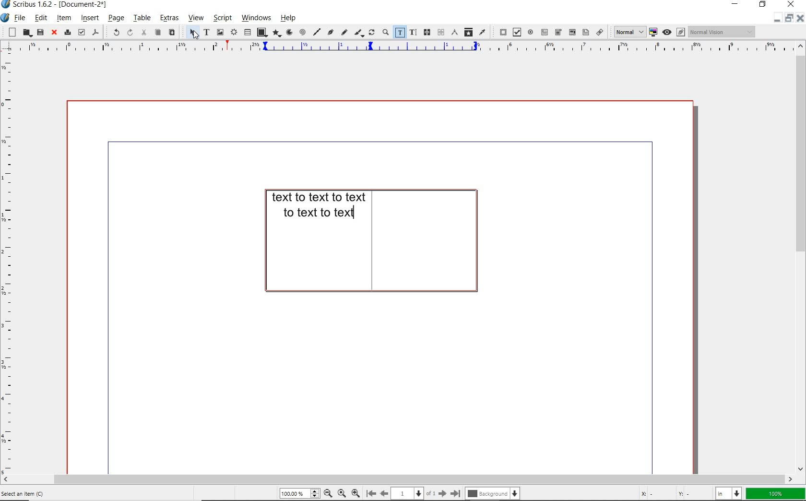 Image resolution: width=806 pixels, height=501 pixels. What do you see at coordinates (789, 18) in the screenshot?
I see `minimize/restore/close document` at bounding box center [789, 18].